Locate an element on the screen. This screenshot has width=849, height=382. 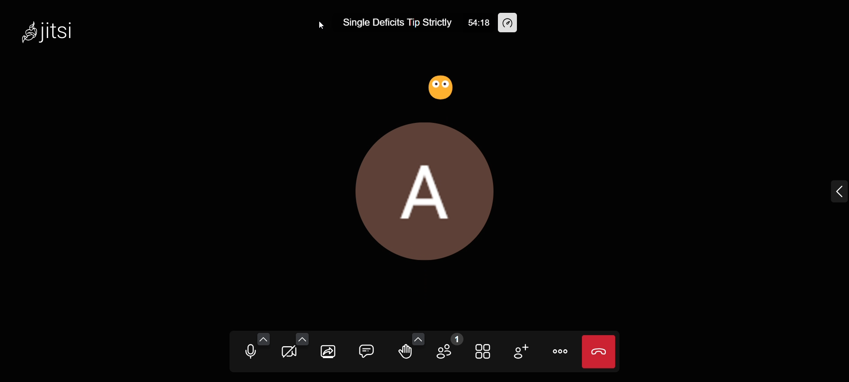
raise hand is located at coordinates (404, 353).